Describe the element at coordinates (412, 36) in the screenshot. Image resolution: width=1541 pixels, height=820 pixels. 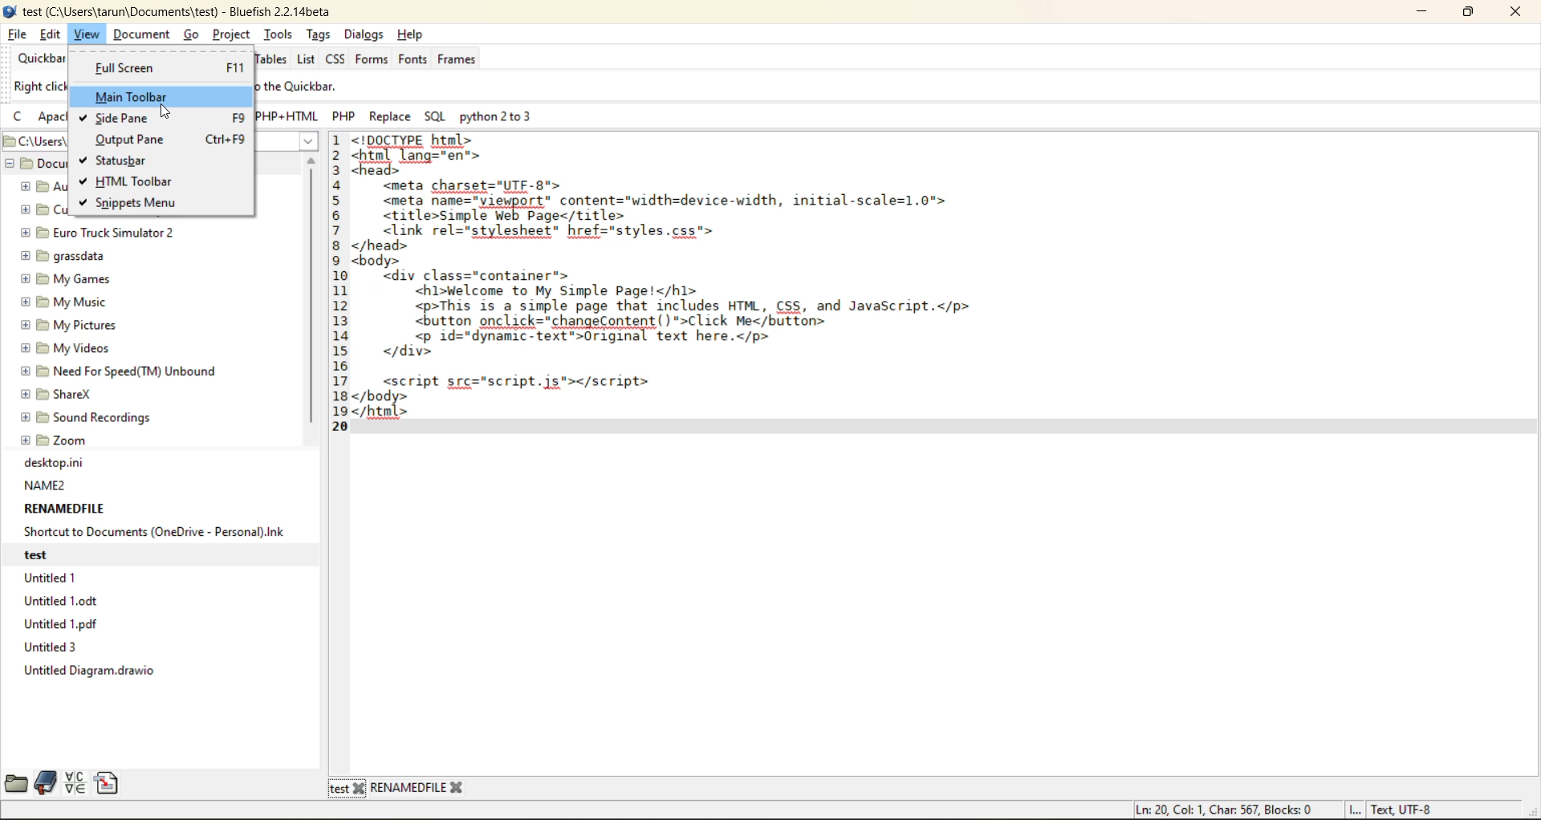
I see `help` at that location.